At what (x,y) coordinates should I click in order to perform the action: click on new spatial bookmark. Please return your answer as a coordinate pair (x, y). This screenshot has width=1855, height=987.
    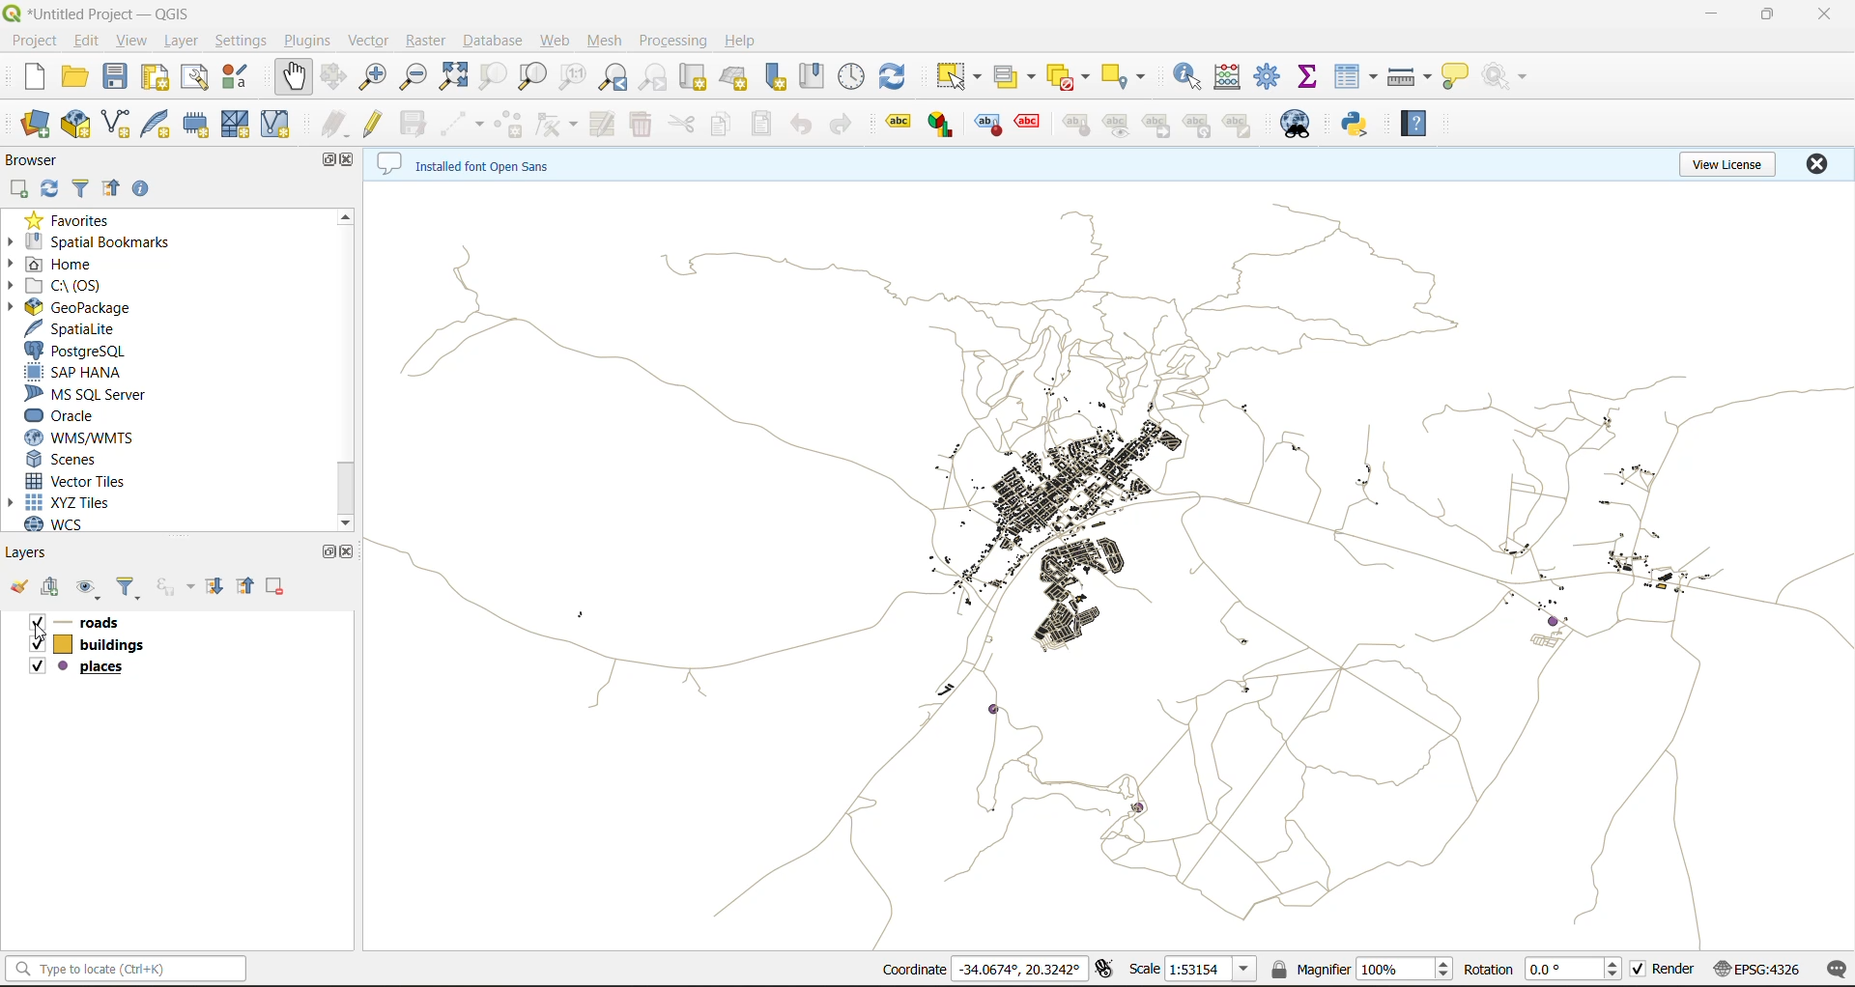
    Looking at the image, I should click on (774, 78).